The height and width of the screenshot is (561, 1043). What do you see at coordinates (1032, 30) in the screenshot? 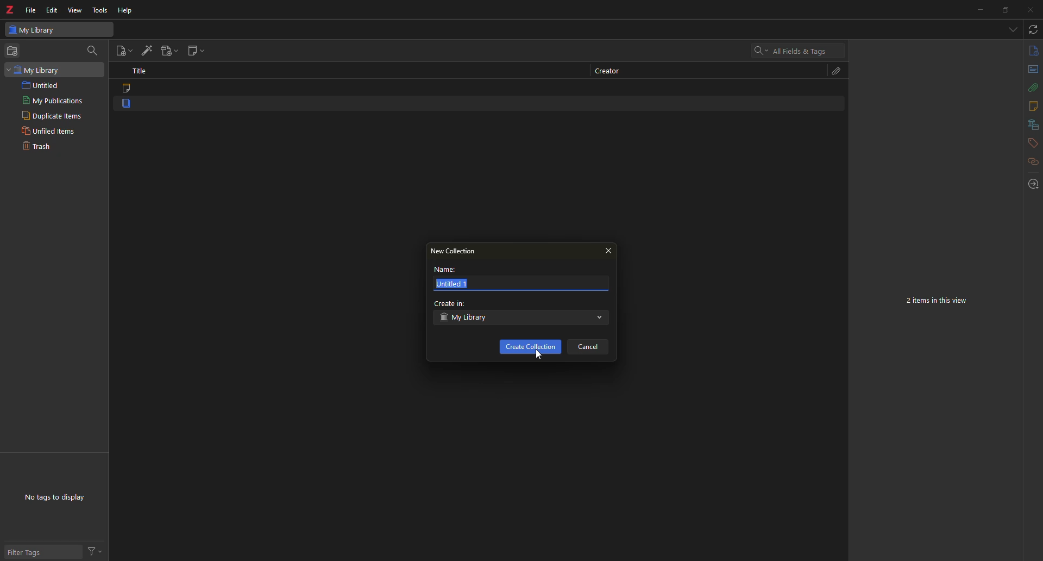
I see `sync` at bounding box center [1032, 30].